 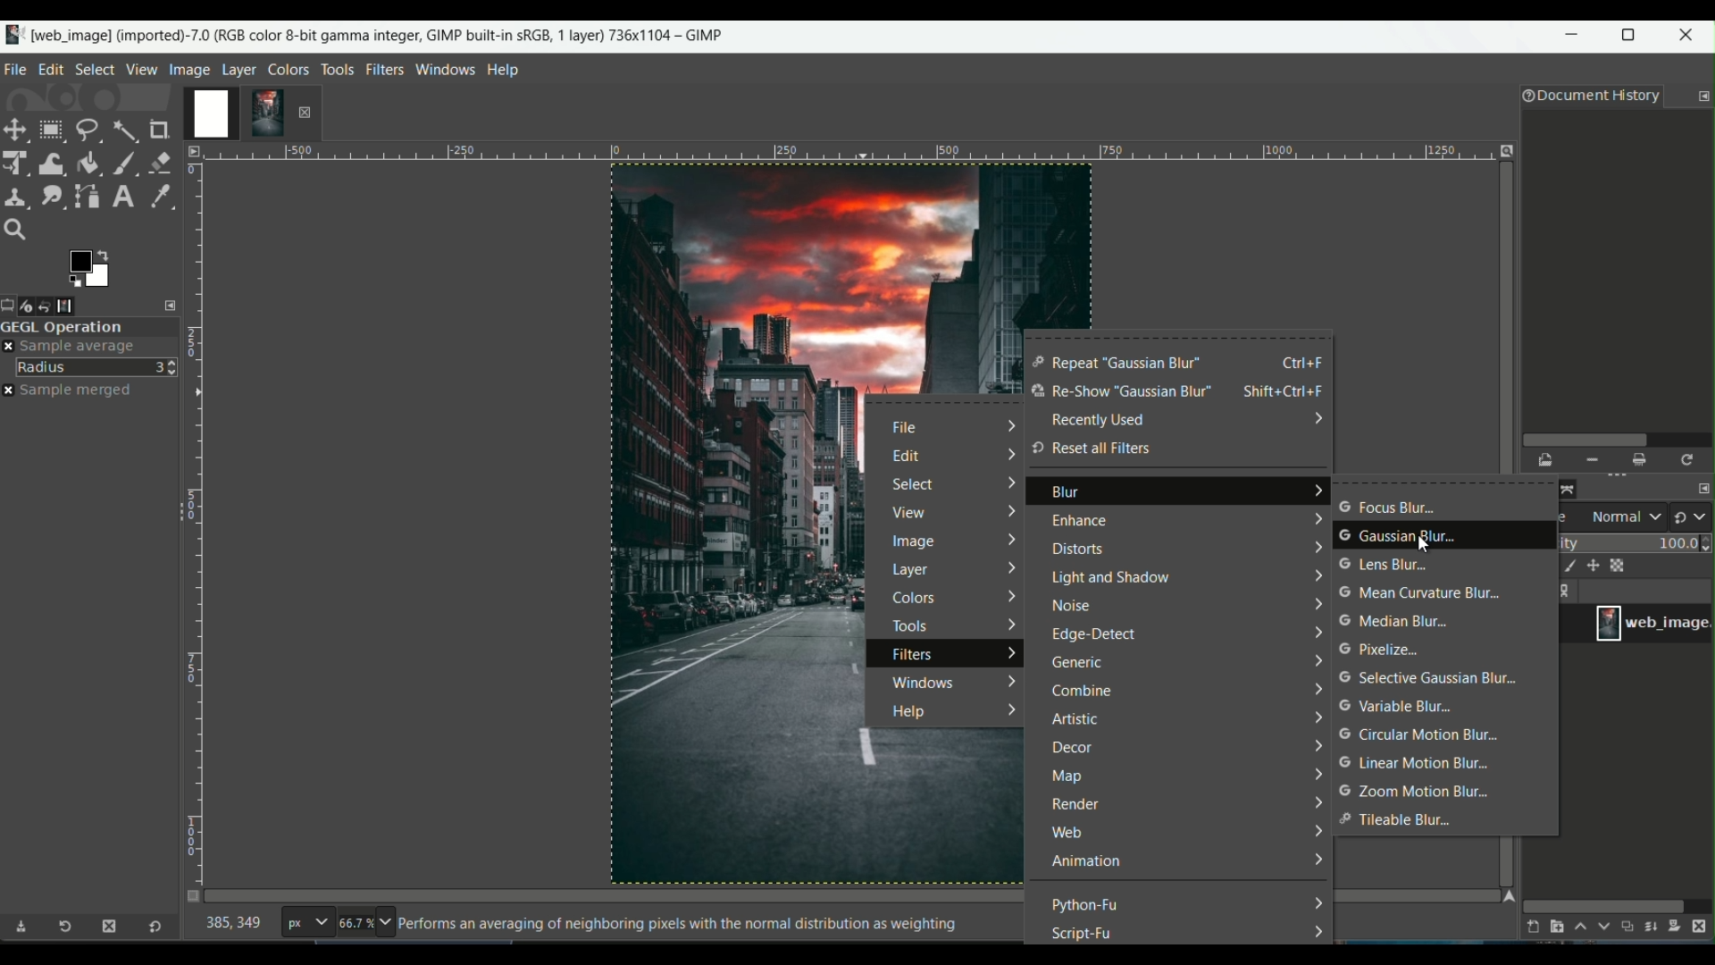 What do you see at coordinates (1074, 805) in the screenshot?
I see `render` at bounding box center [1074, 805].